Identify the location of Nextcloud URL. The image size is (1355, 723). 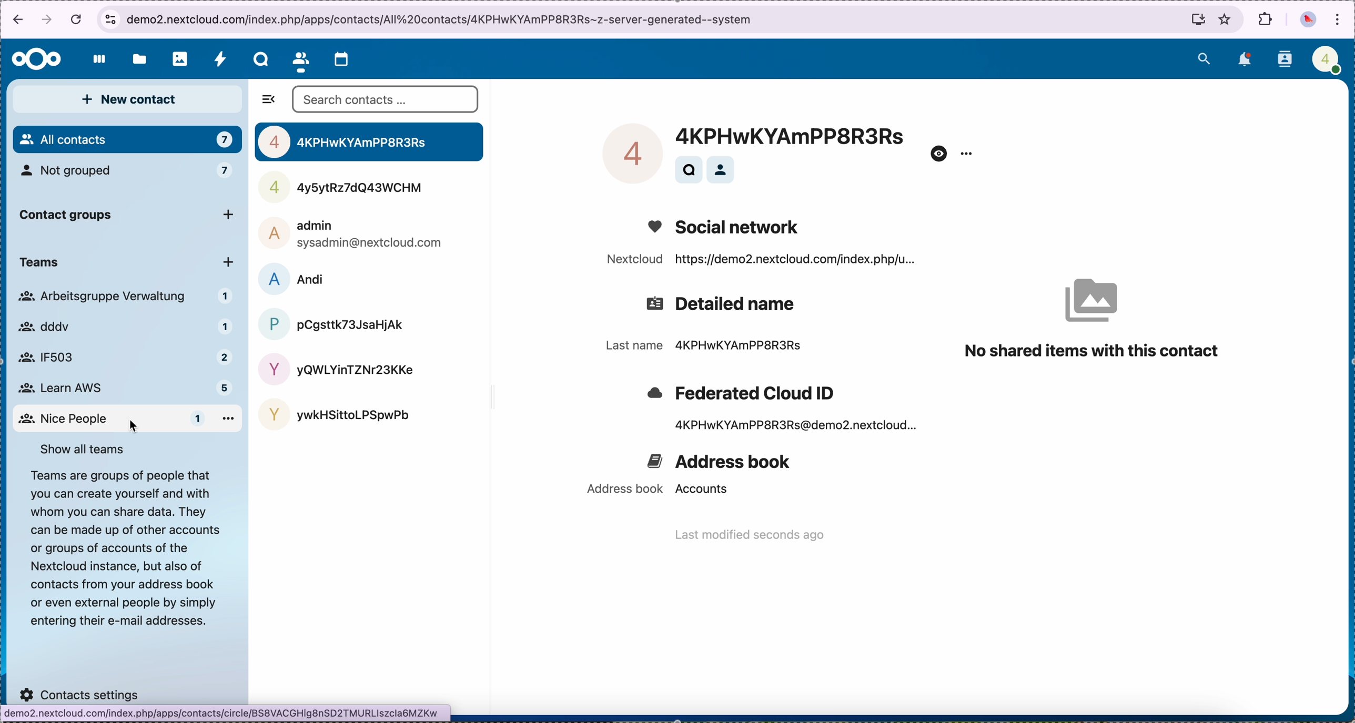
(759, 261).